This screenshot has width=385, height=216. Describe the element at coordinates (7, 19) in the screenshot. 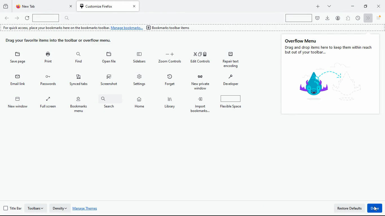

I see `back` at that location.